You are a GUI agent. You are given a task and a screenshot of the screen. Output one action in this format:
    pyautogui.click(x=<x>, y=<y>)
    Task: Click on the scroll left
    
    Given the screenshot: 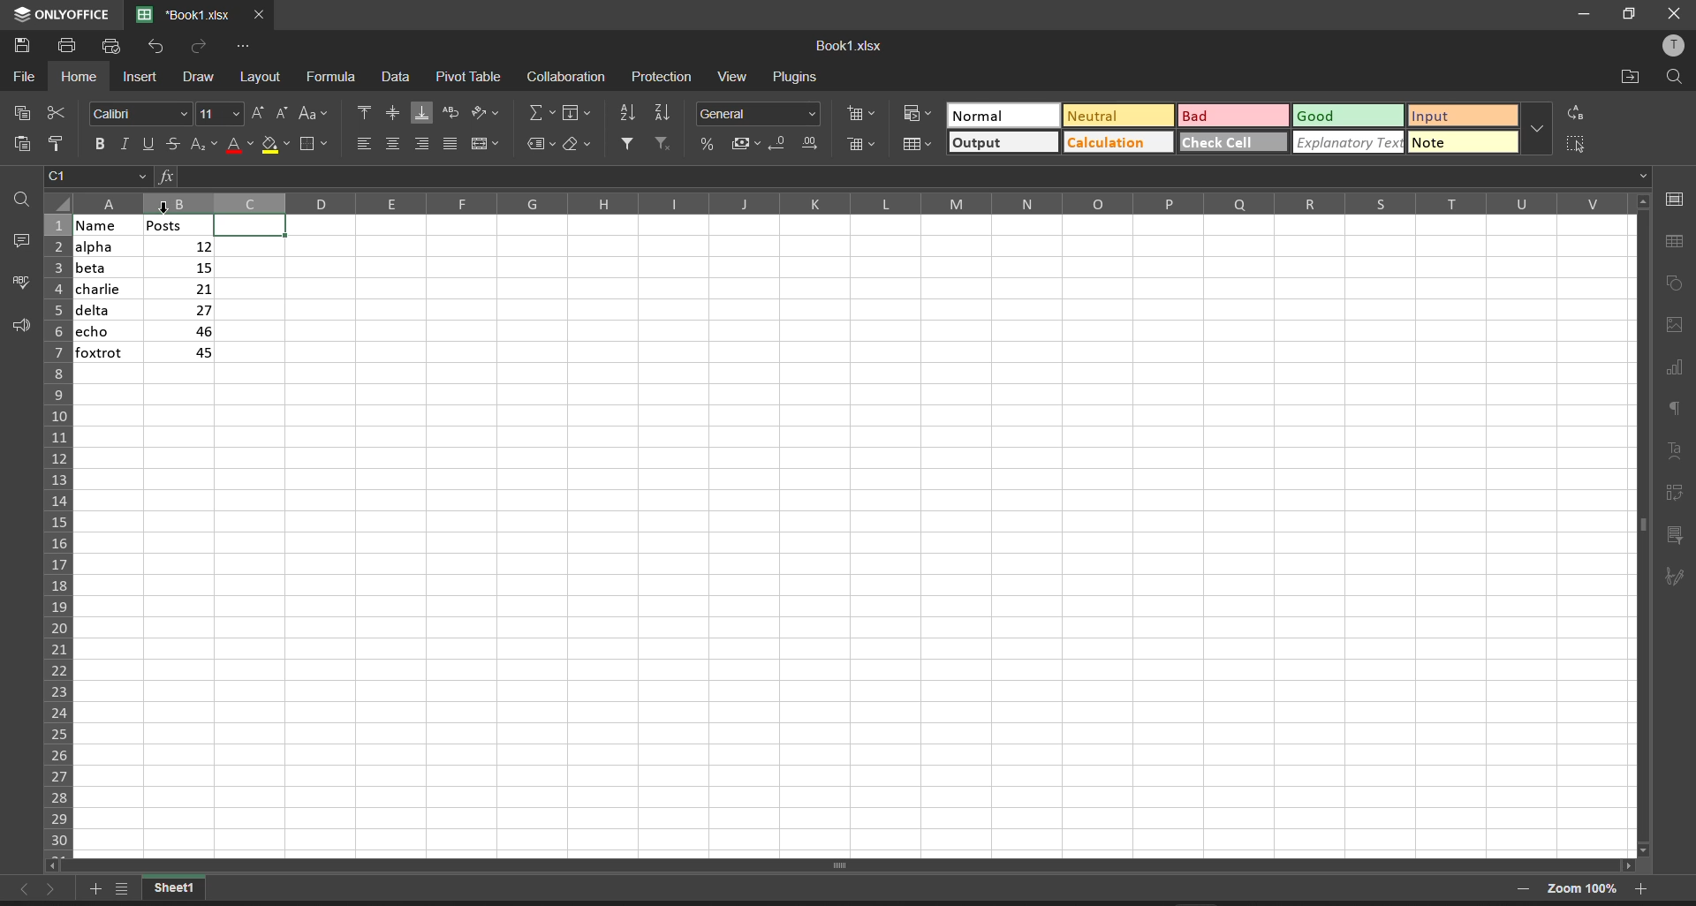 What is the action you would take?
    pyautogui.click(x=55, y=864)
    